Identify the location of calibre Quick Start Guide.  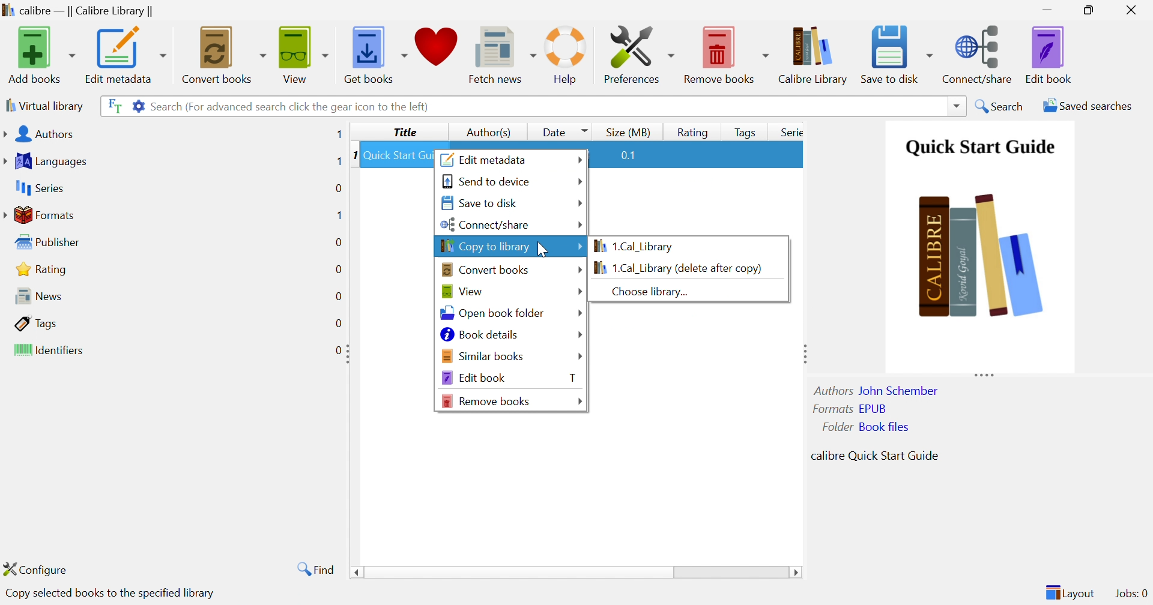
(874, 454).